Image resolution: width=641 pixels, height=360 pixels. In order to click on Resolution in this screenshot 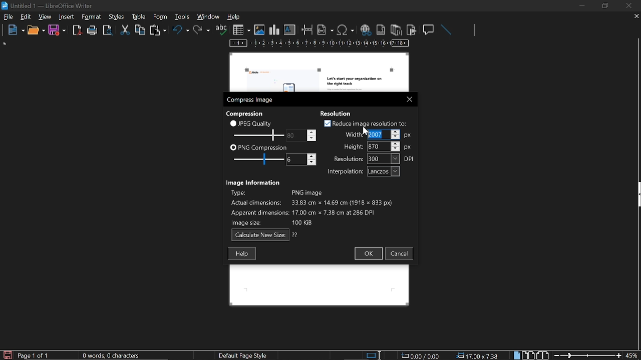, I will do `click(339, 112)`.